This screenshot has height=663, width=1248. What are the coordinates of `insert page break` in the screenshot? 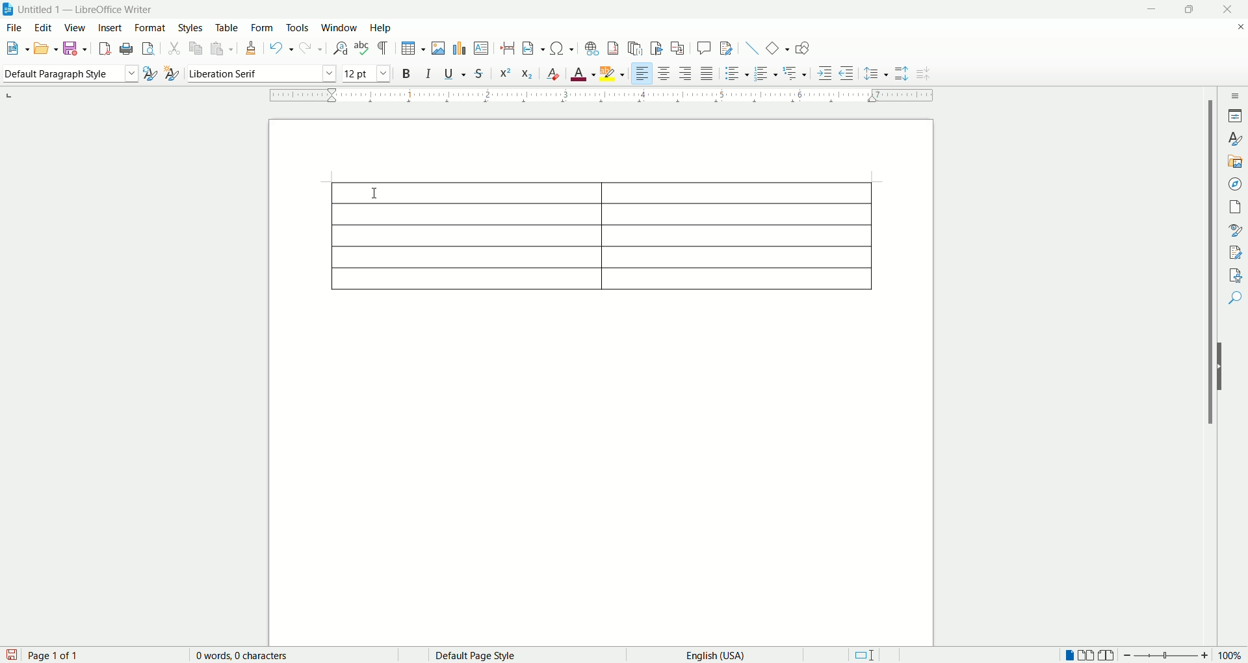 It's located at (511, 47).